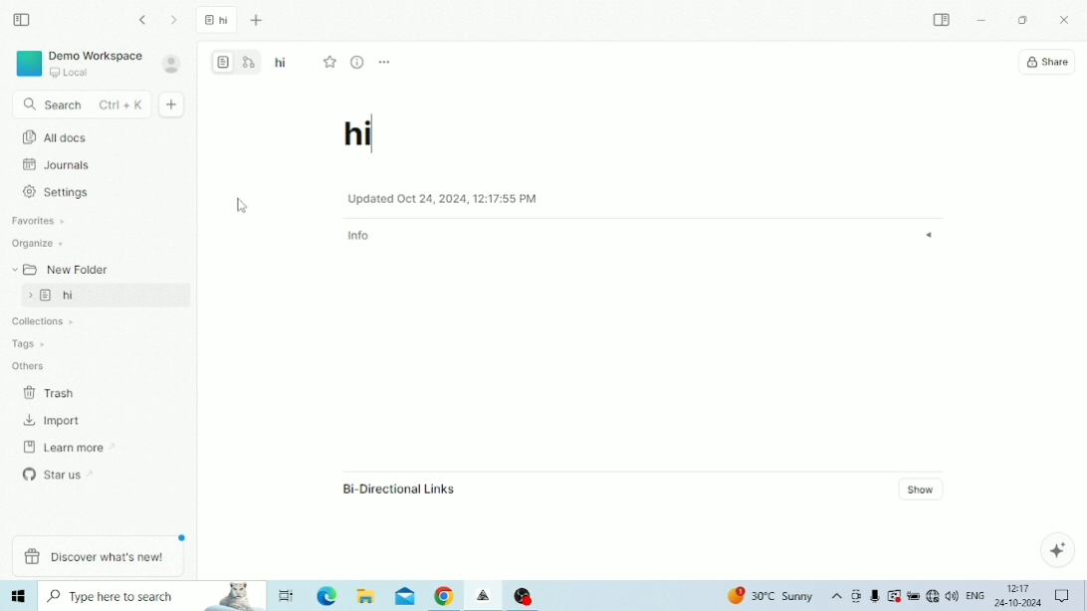 The width and height of the screenshot is (1087, 611). Describe the element at coordinates (59, 268) in the screenshot. I see `New Folder` at that location.